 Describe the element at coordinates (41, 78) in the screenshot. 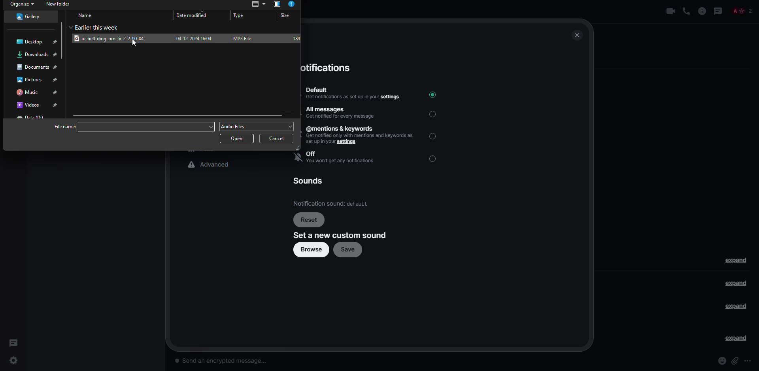

I see `Pictures` at that location.